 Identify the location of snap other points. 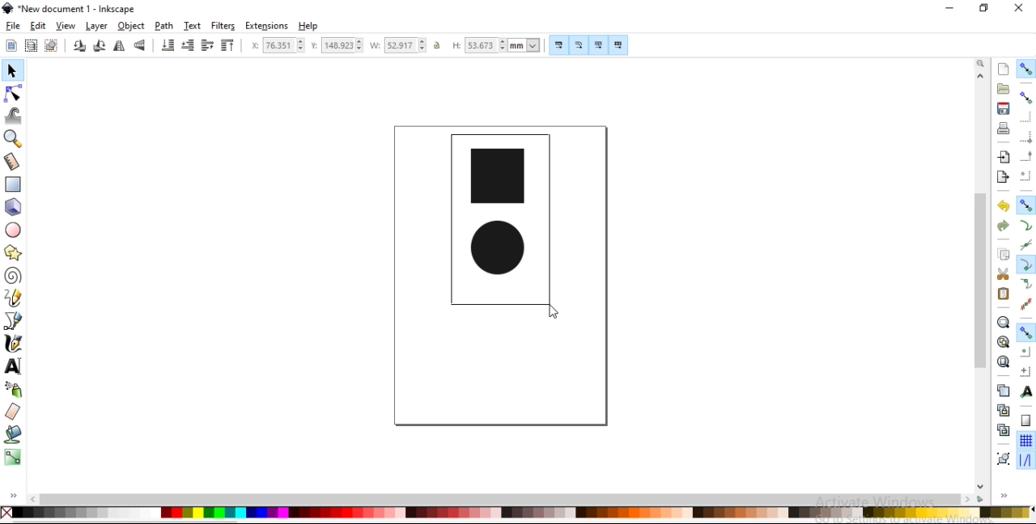
(1026, 332).